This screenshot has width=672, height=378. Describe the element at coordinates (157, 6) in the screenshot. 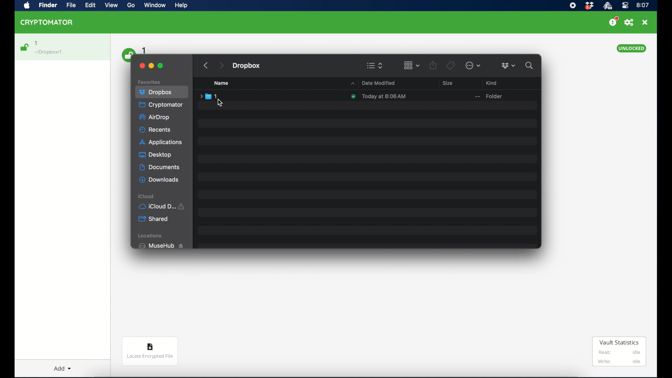

I see `Window` at that location.